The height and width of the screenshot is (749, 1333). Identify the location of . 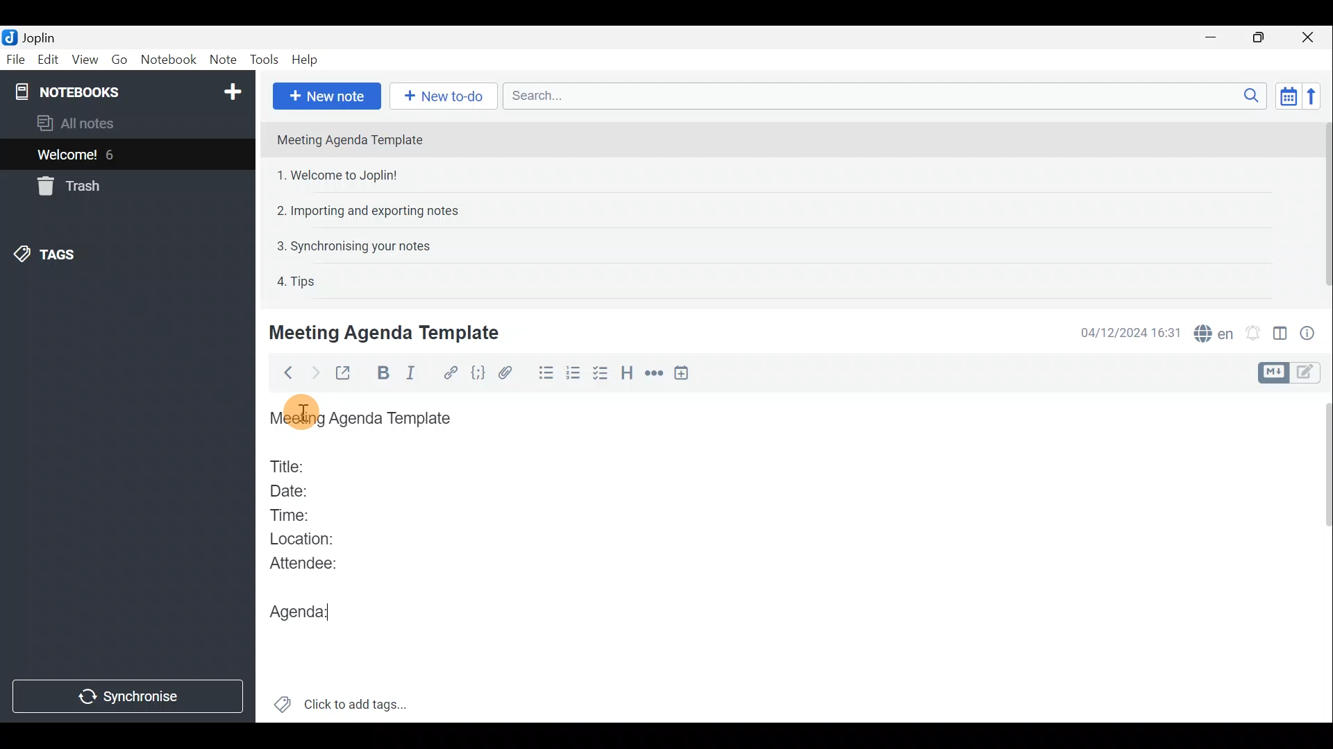
(308, 413).